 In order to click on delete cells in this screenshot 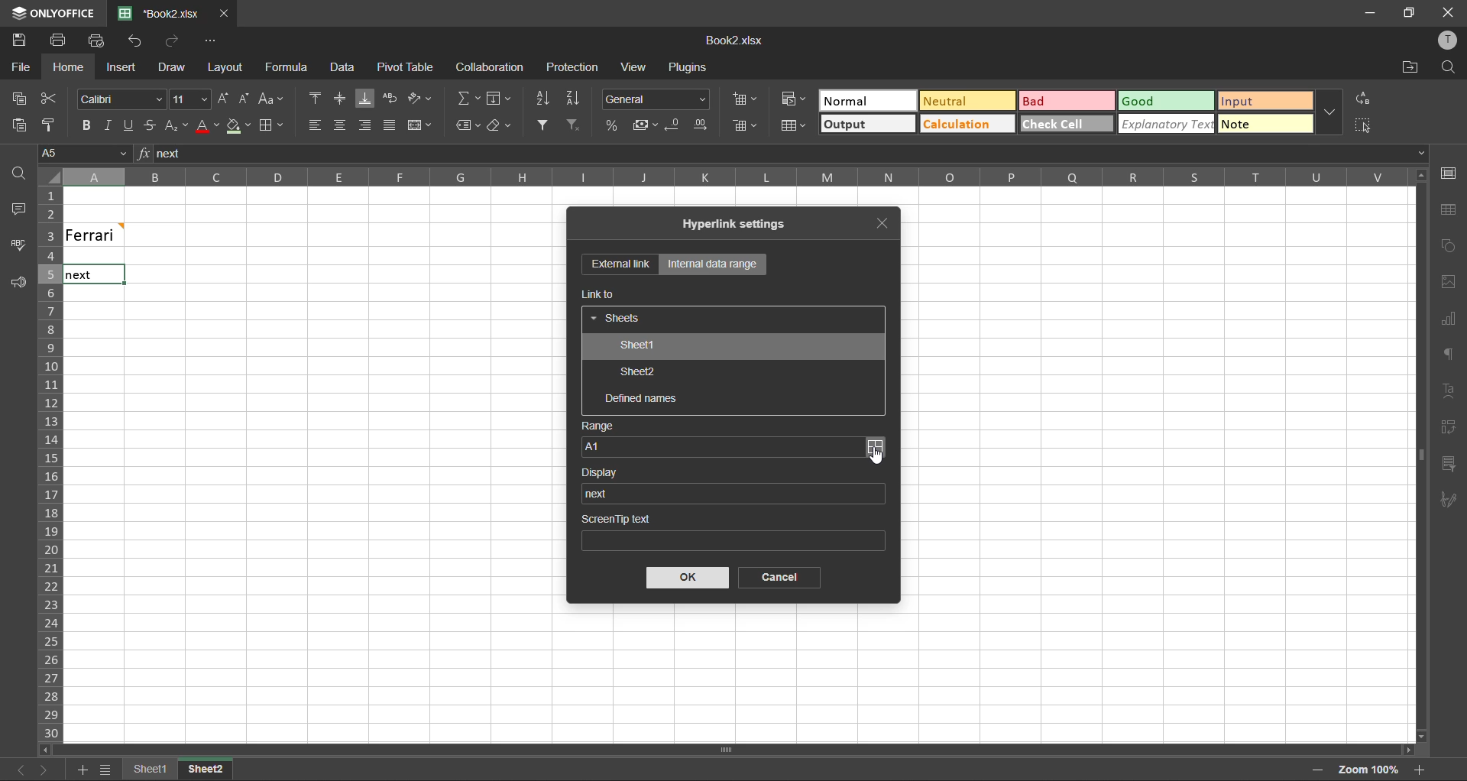, I will do `click(747, 125)`.